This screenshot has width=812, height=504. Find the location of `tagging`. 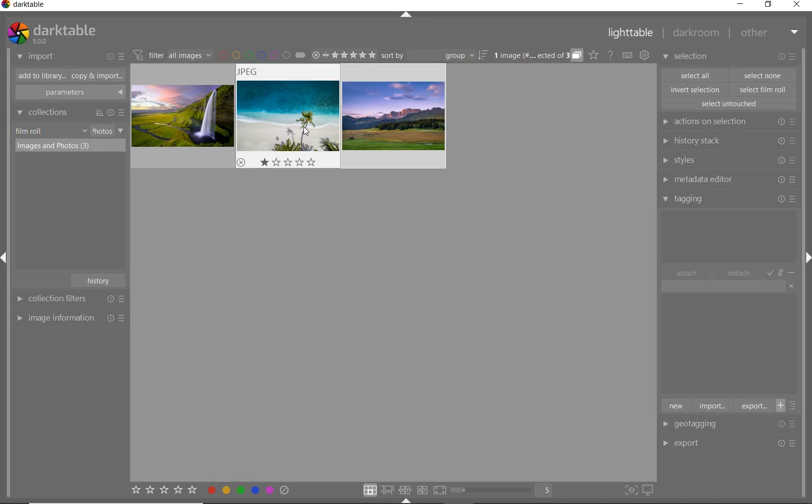

tagging is located at coordinates (729, 198).